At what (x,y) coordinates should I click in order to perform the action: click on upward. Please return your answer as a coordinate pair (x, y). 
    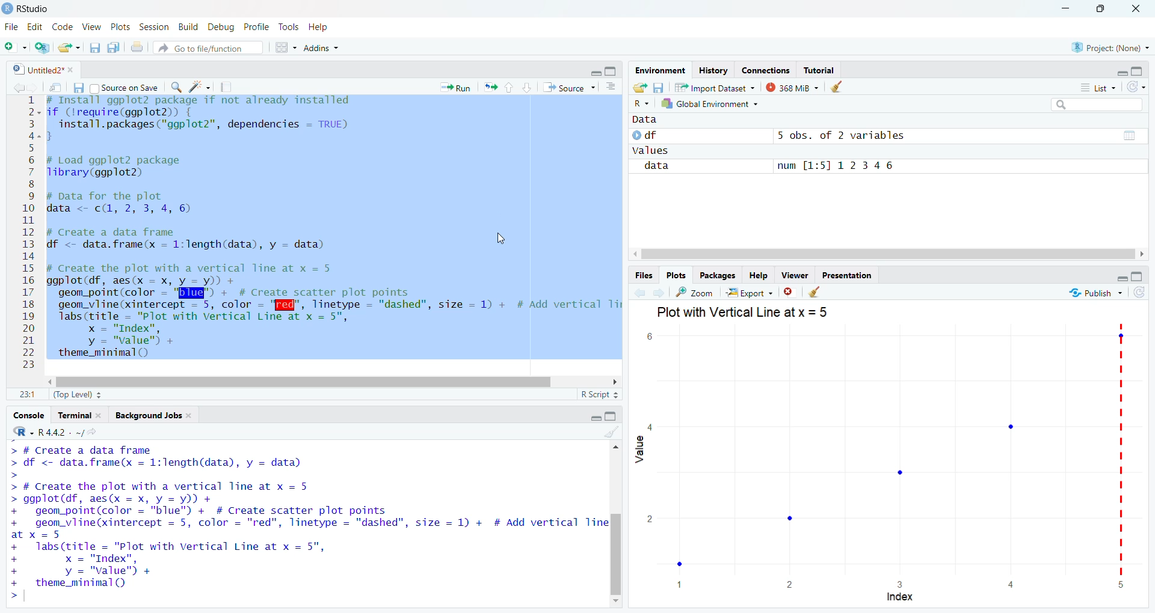
    Looking at the image, I should click on (508, 89).